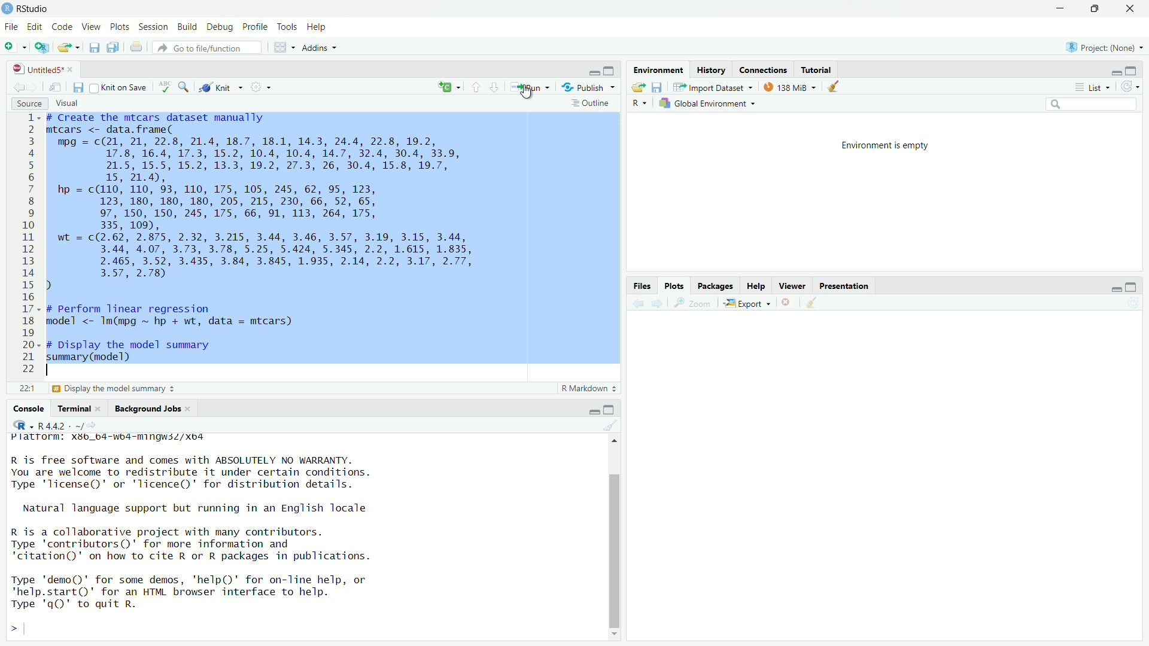  I want to click on forward, so click(659, 304).